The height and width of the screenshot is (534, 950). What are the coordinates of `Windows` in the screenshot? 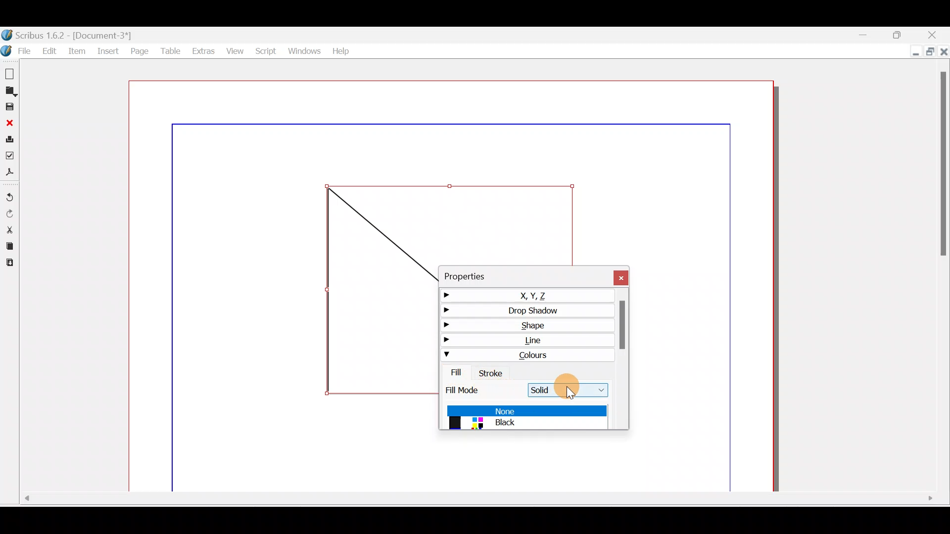 It's located at (303, 49).